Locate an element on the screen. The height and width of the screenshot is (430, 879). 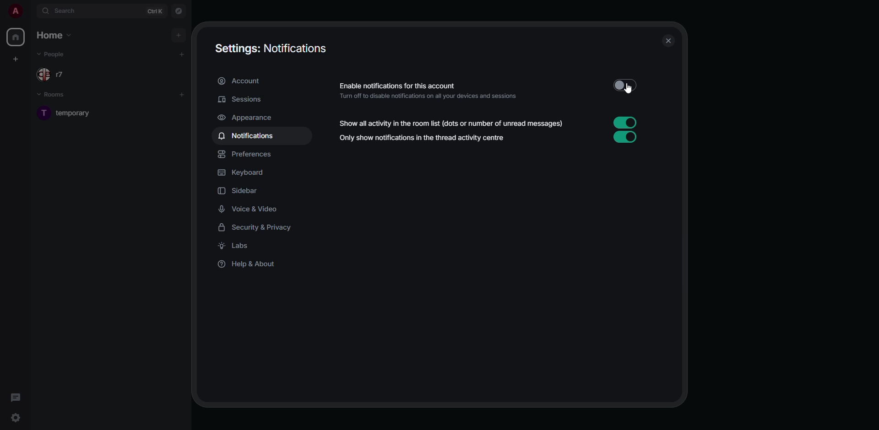
add is located at coordinates (179, 33).